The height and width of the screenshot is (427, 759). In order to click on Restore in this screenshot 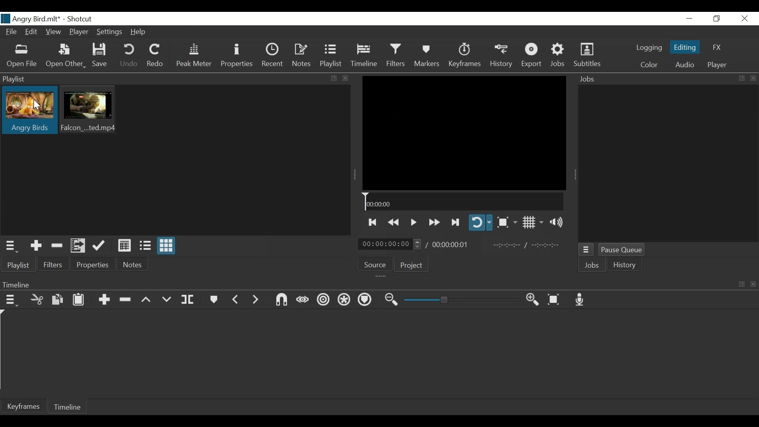, I will do `click(716, 19)`.